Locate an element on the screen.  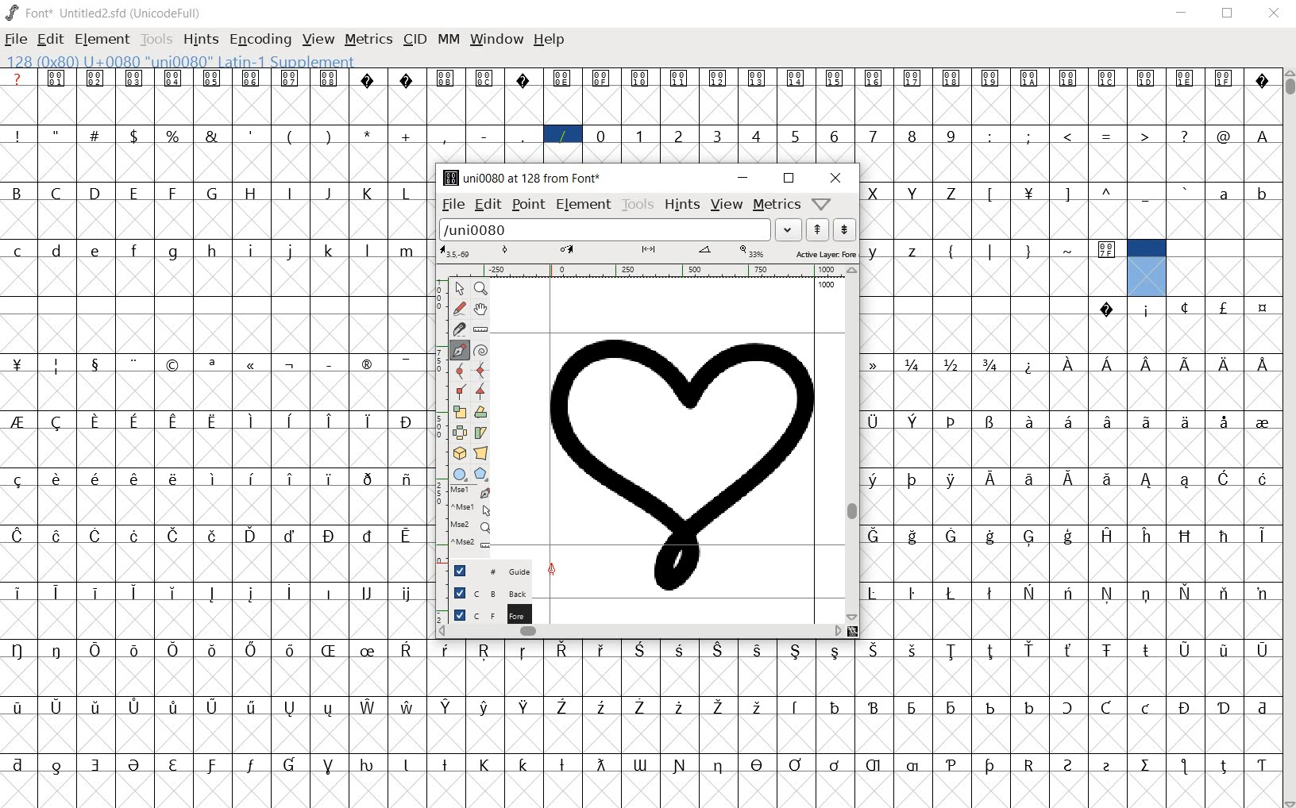
glyph is located at coordinates (873, 536).